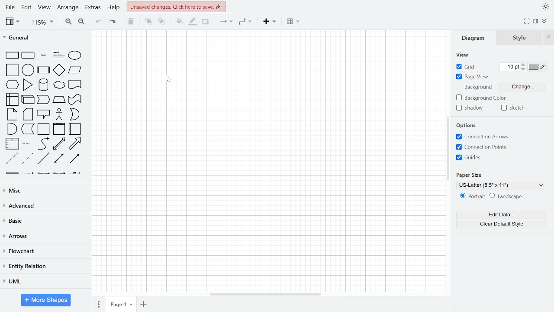 The image size is (554, 312). I want to click on view, so click(464, 55).